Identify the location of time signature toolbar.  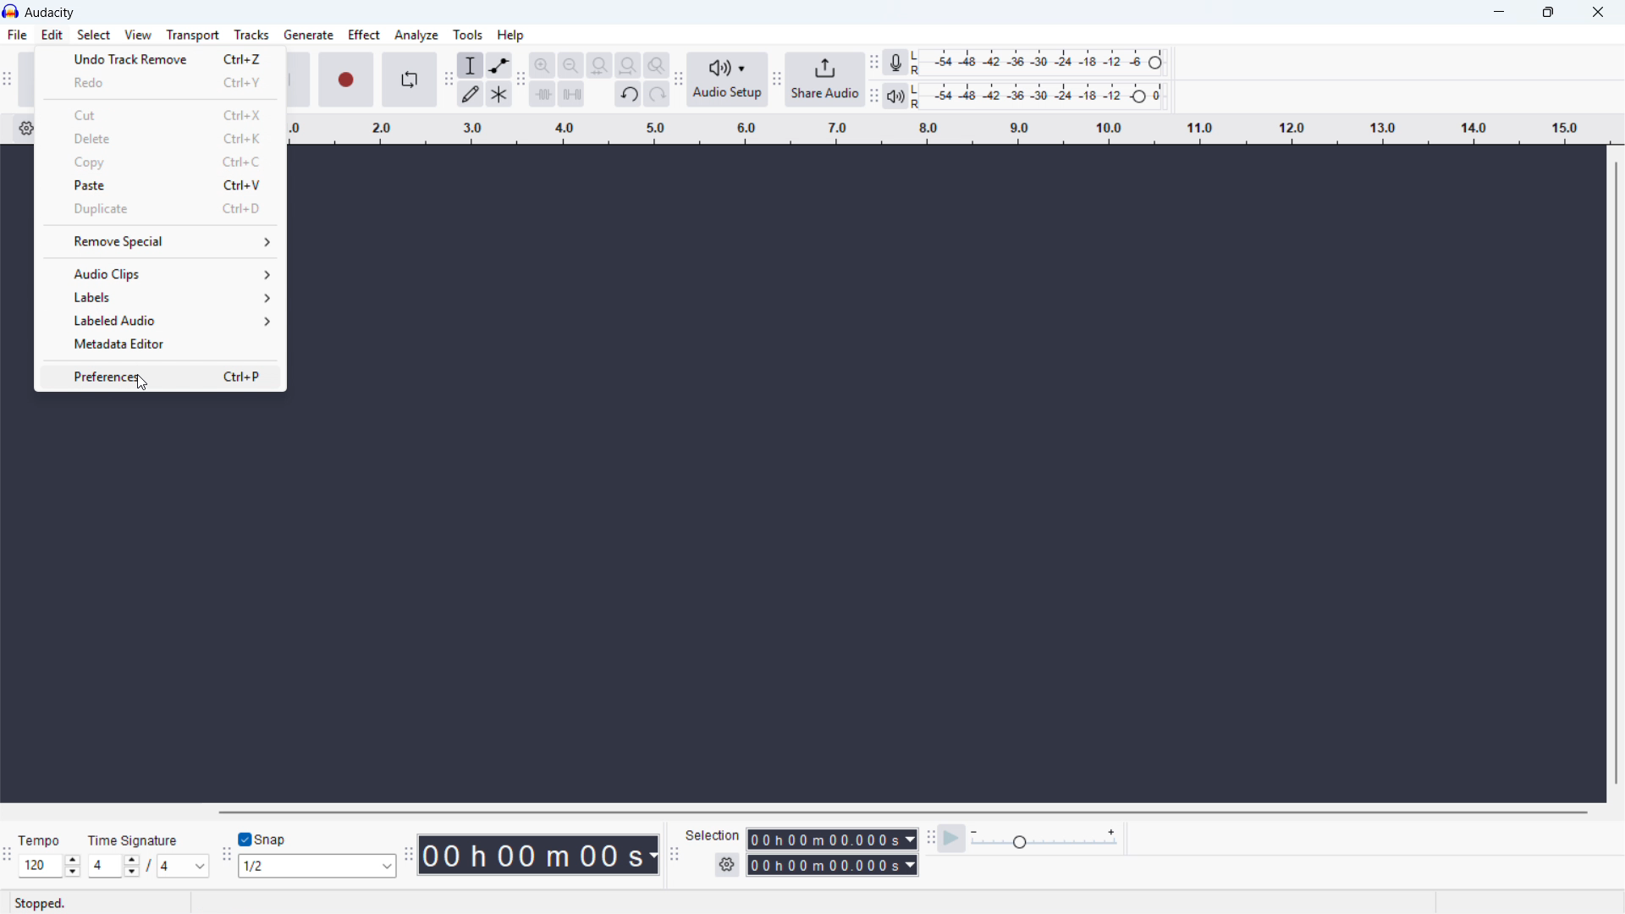
(8, 857).